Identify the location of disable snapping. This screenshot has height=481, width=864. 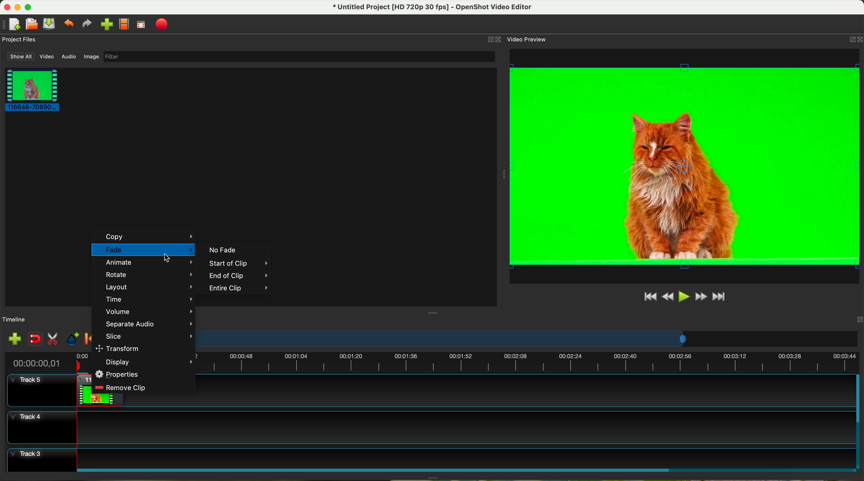
(36, 339).